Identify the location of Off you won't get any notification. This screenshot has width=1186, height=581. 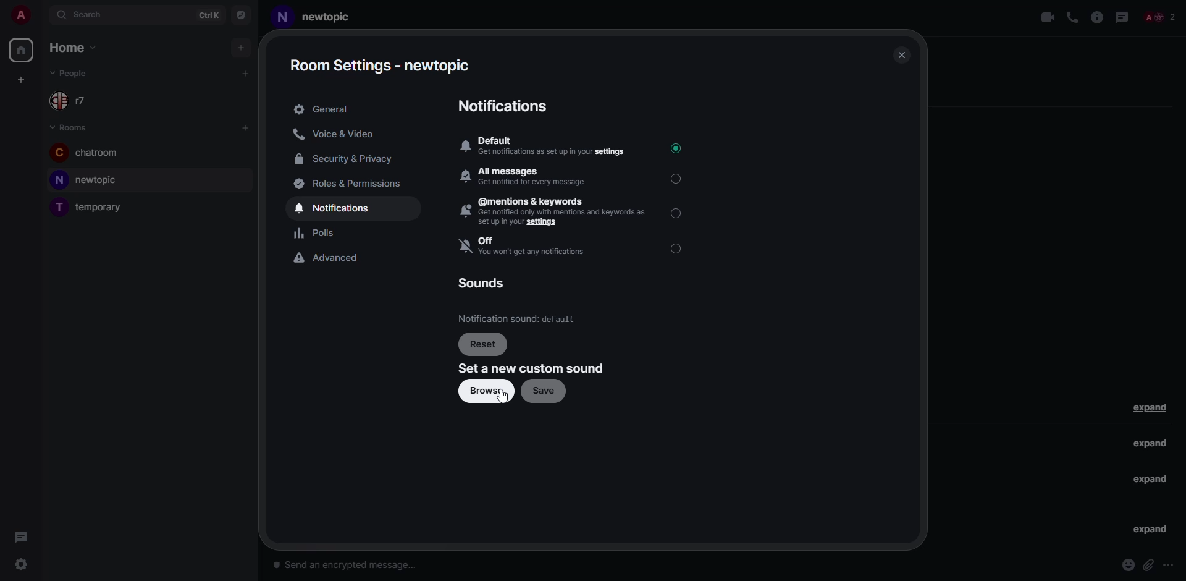
(528, 246).